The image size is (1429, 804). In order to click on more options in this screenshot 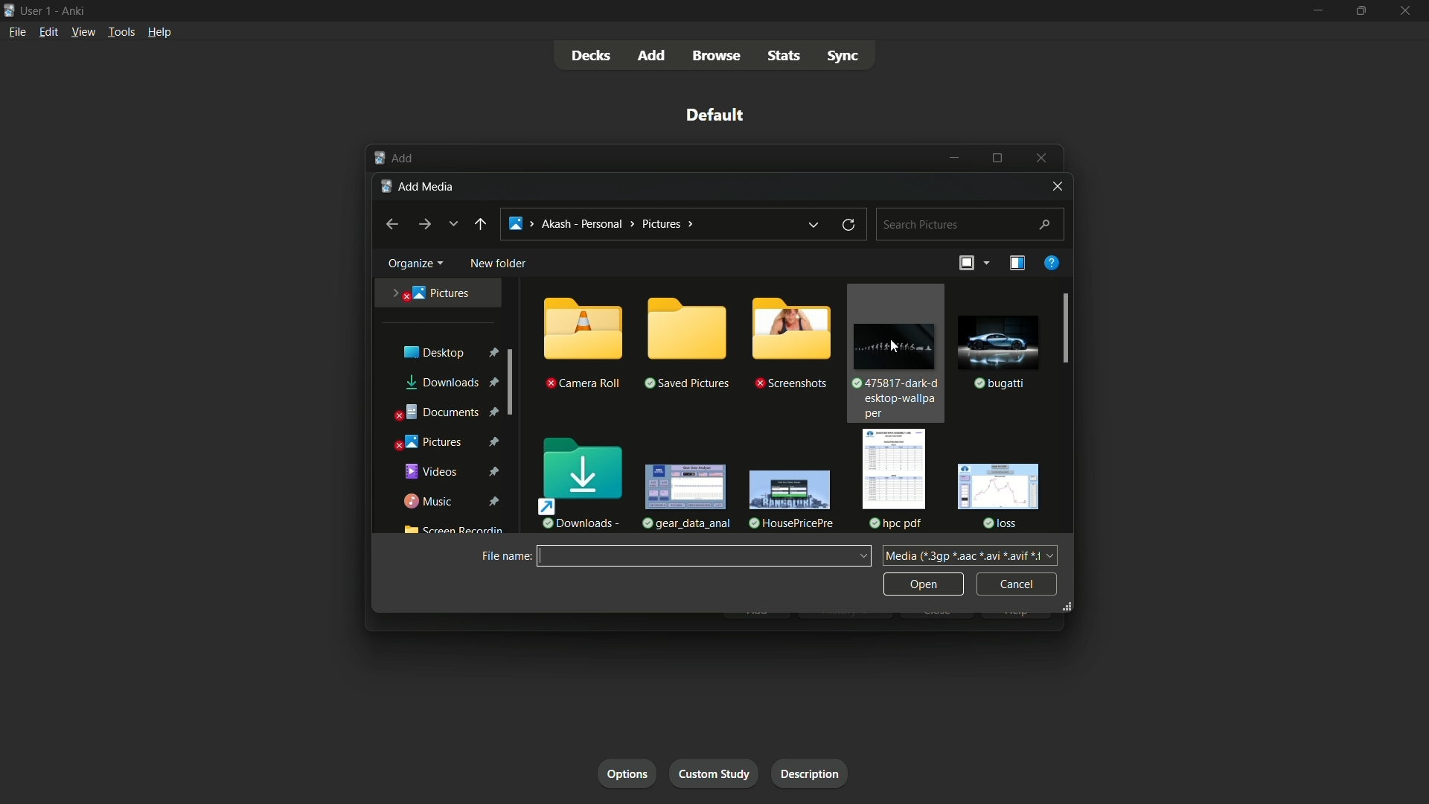, I will do `click(986, 263)`.